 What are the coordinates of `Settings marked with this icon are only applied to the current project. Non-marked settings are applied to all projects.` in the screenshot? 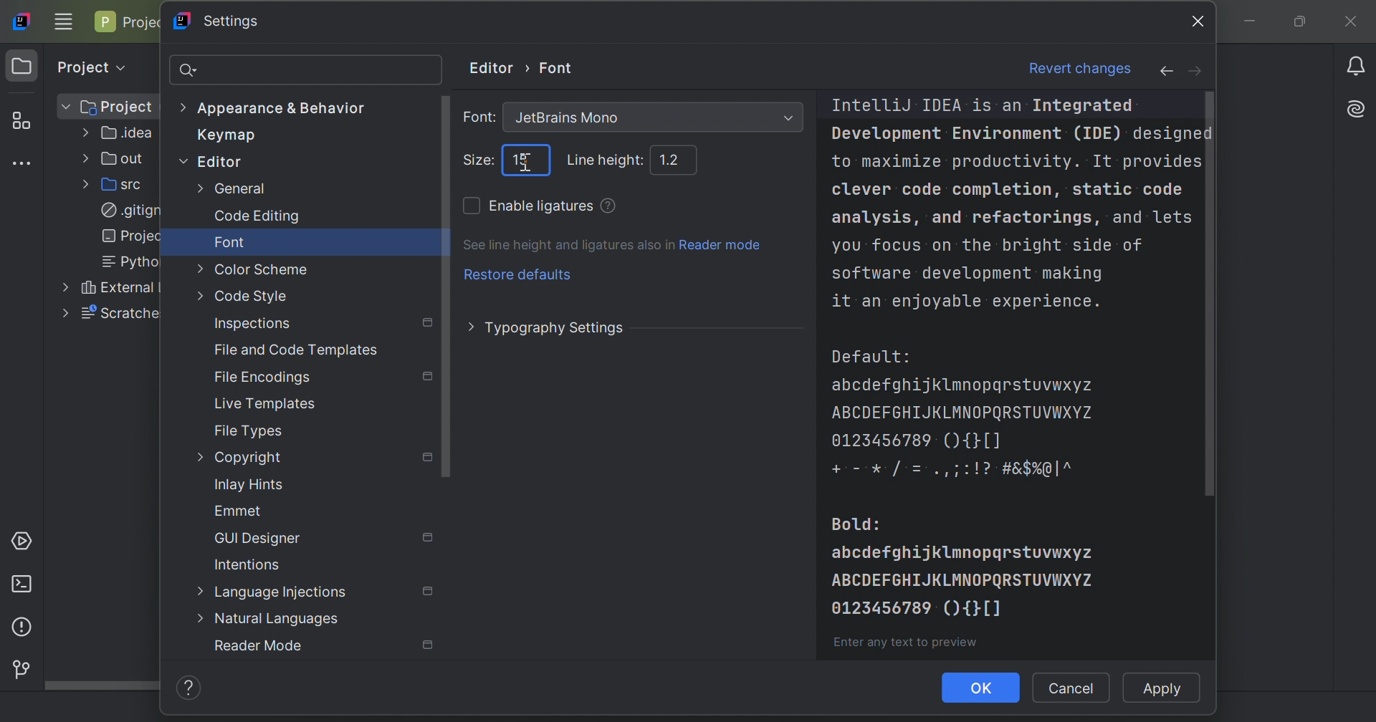 It's located at (429, 458).